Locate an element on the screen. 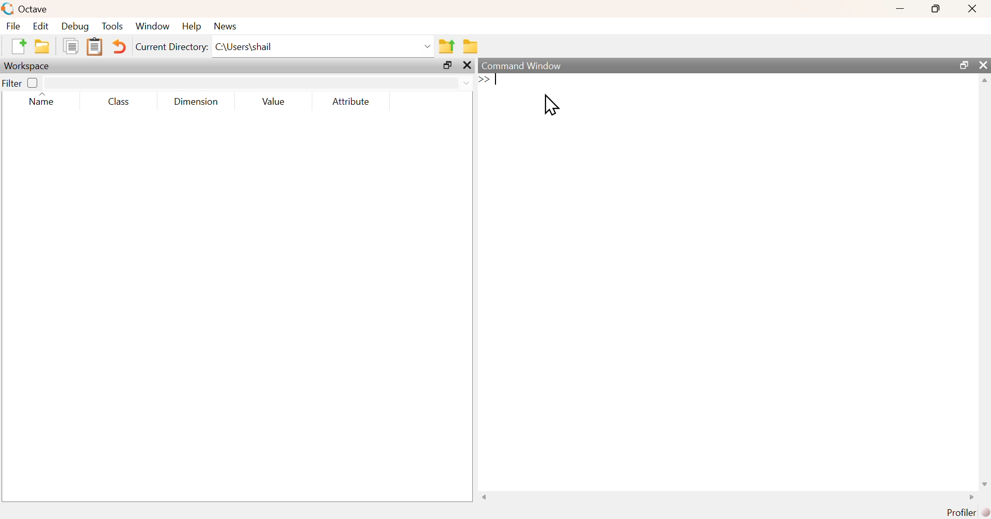 This screenshot has width=991, height=519. search box is located at coordinates (247, 83).